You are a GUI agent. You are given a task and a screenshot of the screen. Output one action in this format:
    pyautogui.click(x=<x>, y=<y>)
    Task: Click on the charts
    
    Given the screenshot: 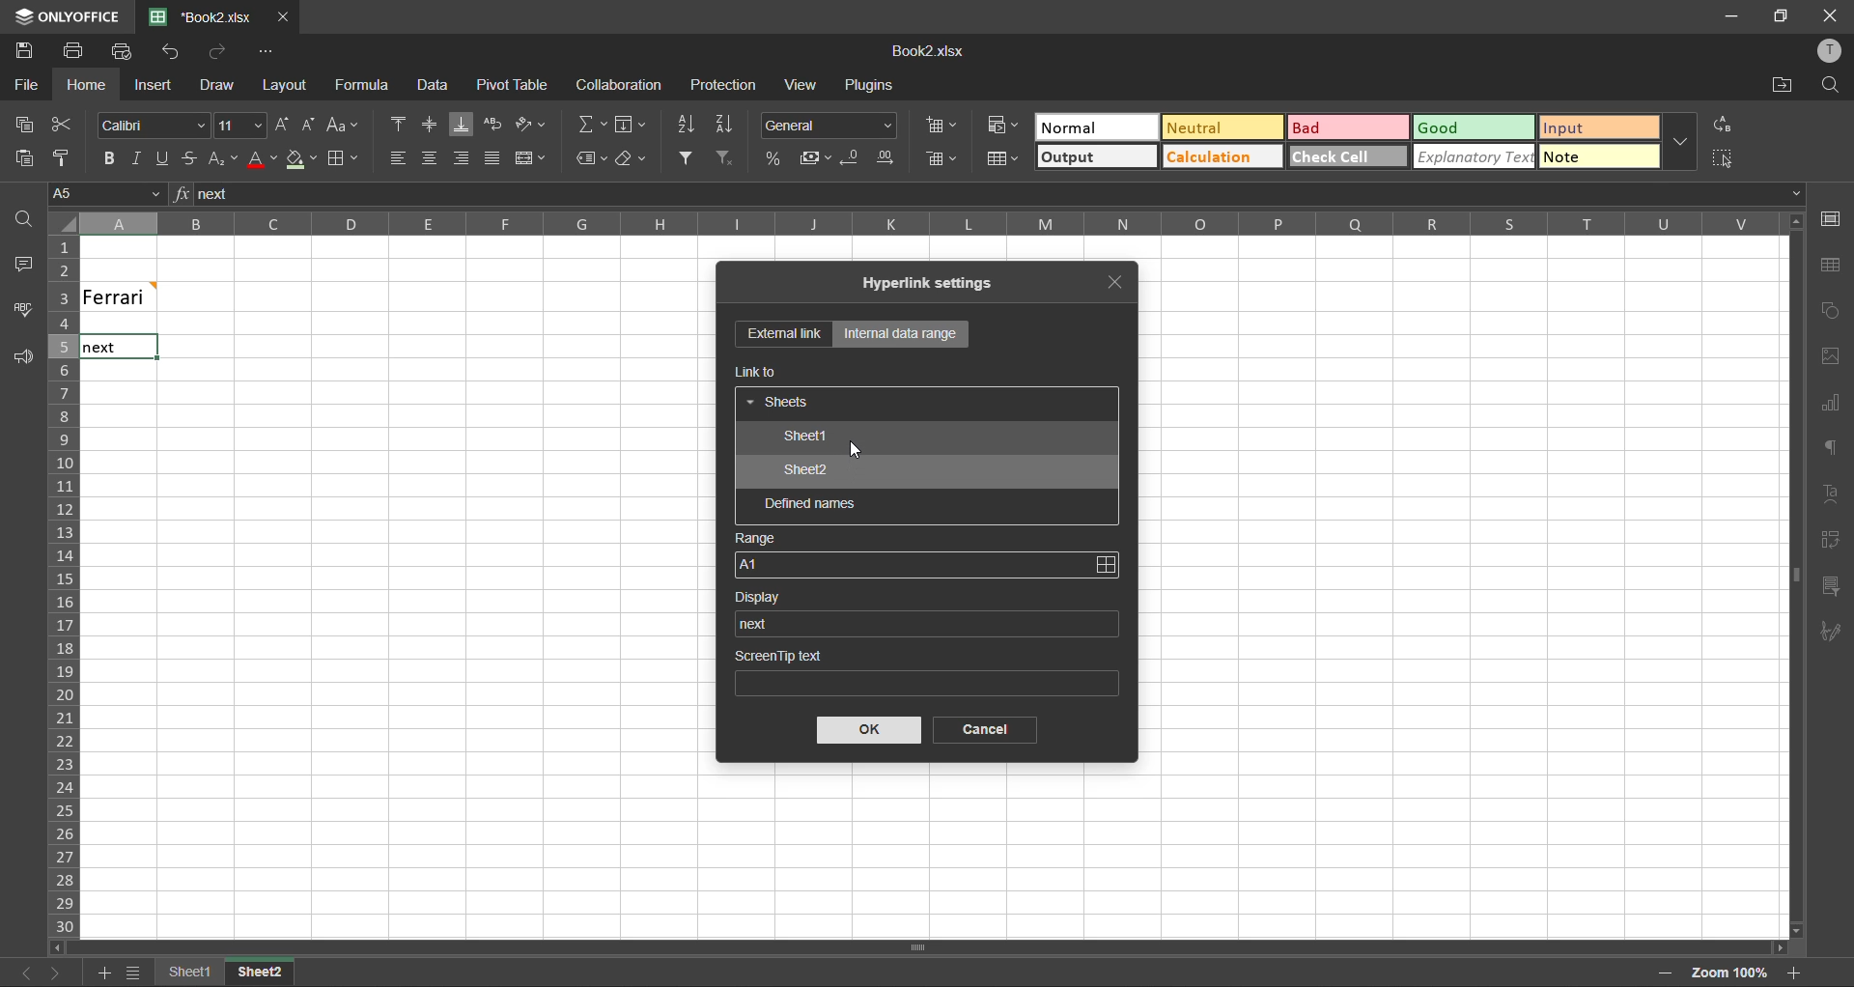 What is the action you would take?
    pyautogui.click(x=1830, y=404)
    